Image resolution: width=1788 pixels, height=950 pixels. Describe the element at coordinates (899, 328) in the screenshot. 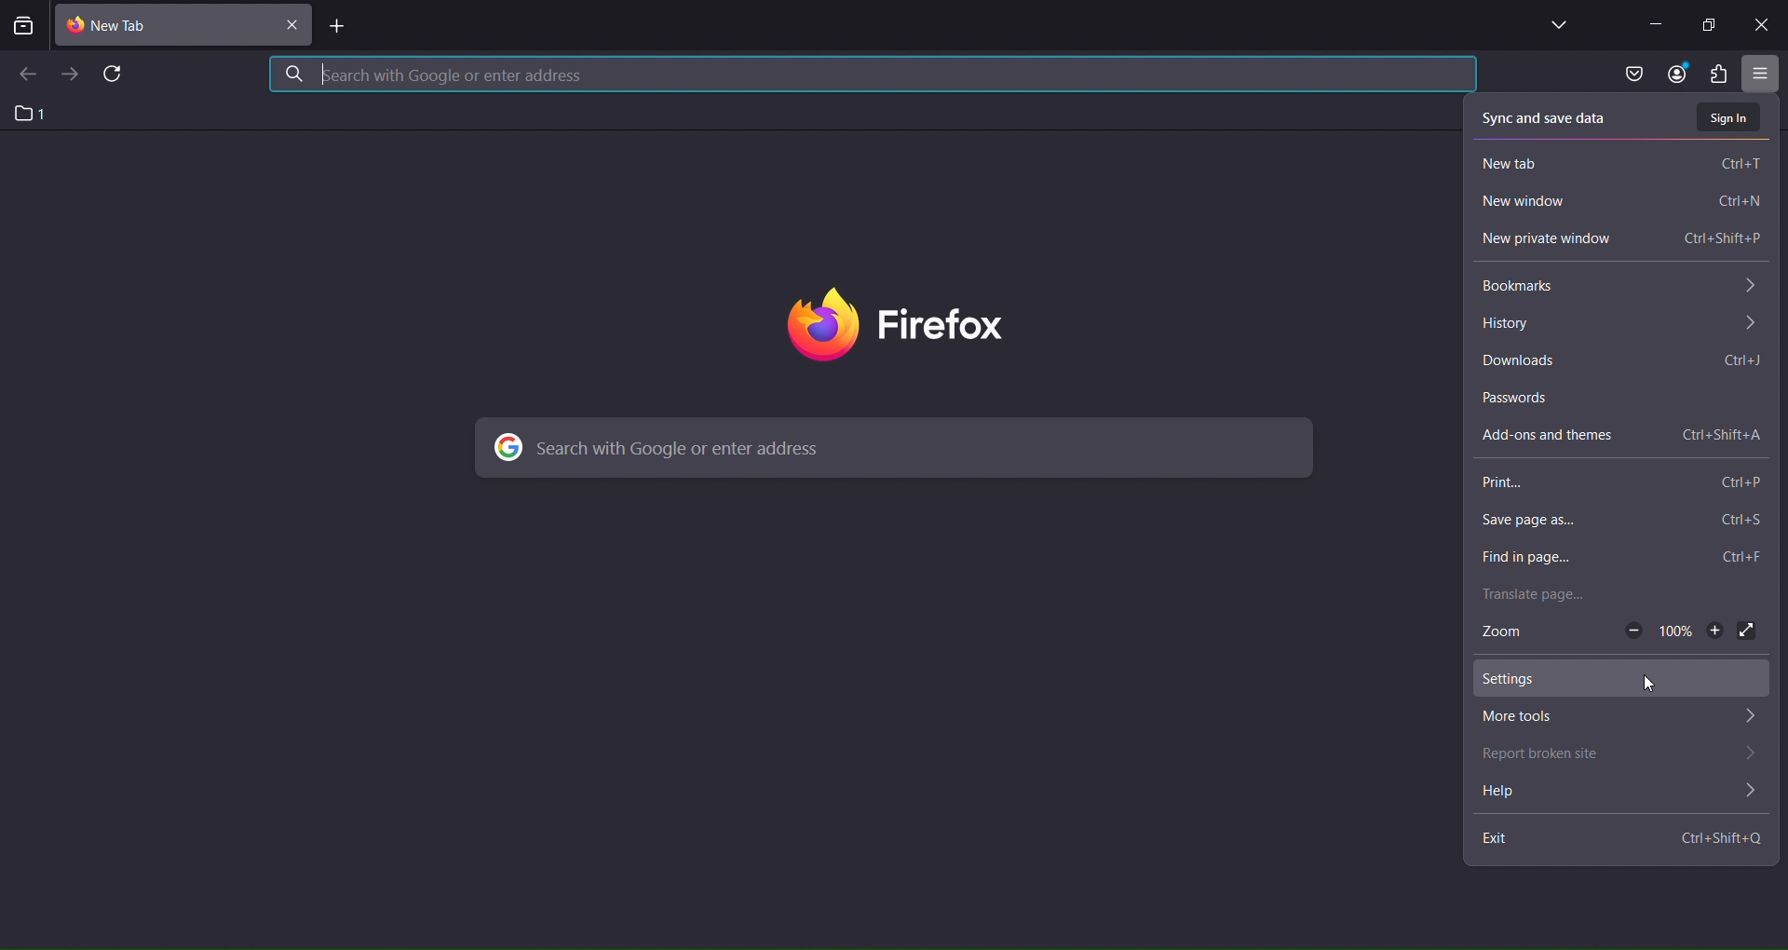

I see `firefox` at that location.